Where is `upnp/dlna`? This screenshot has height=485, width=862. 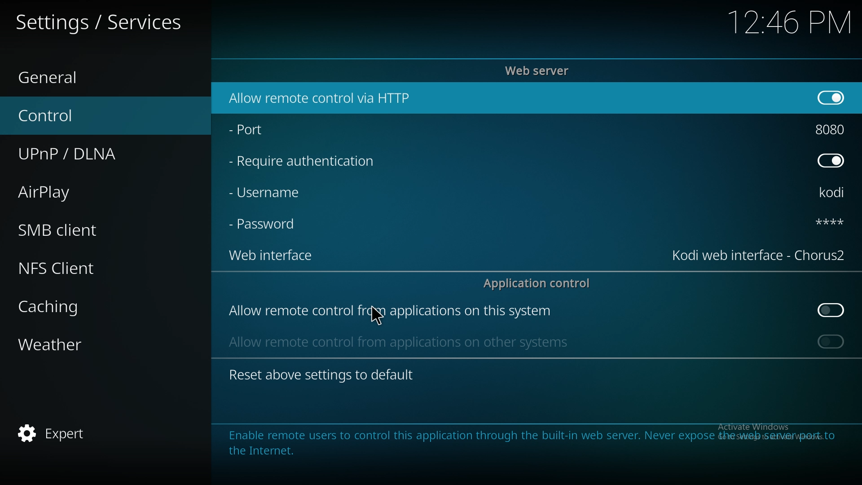 upnp/dlna is located at coordinates (92, 150).